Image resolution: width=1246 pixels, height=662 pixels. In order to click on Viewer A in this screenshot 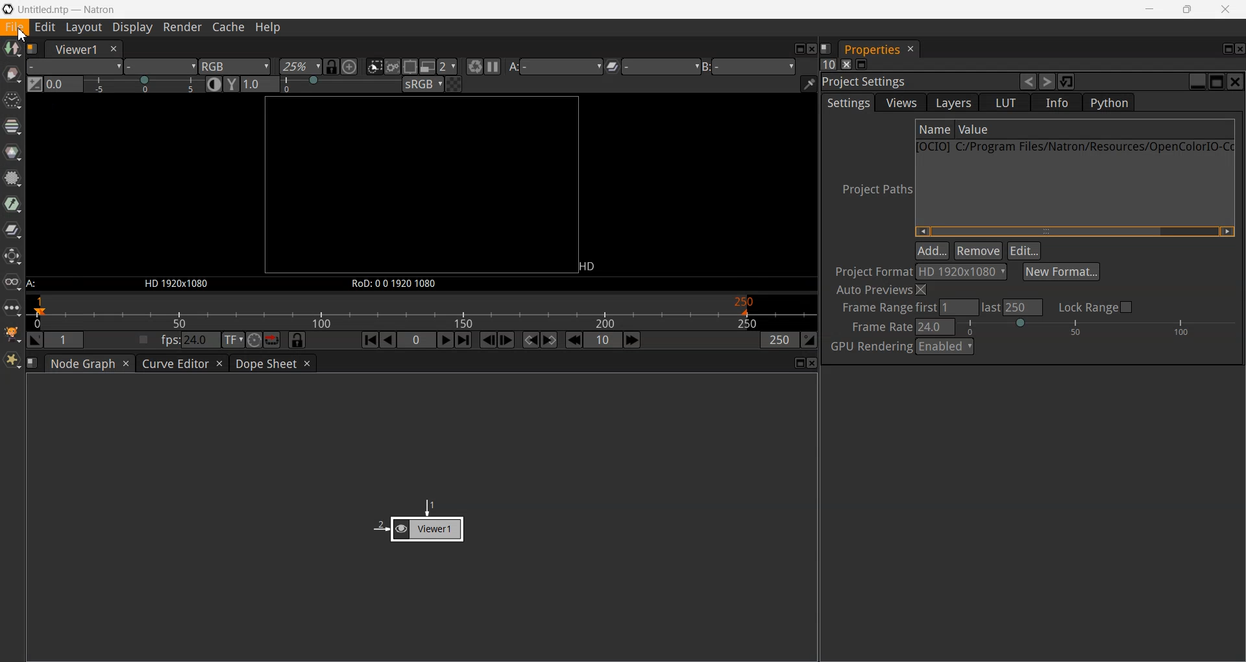, I will do `click(558, 66)`.